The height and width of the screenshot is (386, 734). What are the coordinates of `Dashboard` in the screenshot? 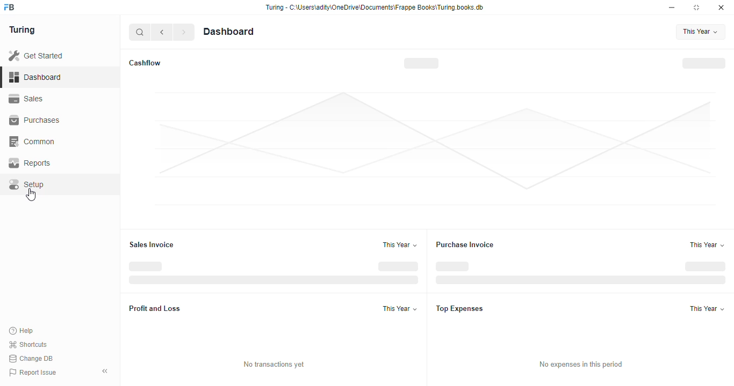 It's located at (229, 32).